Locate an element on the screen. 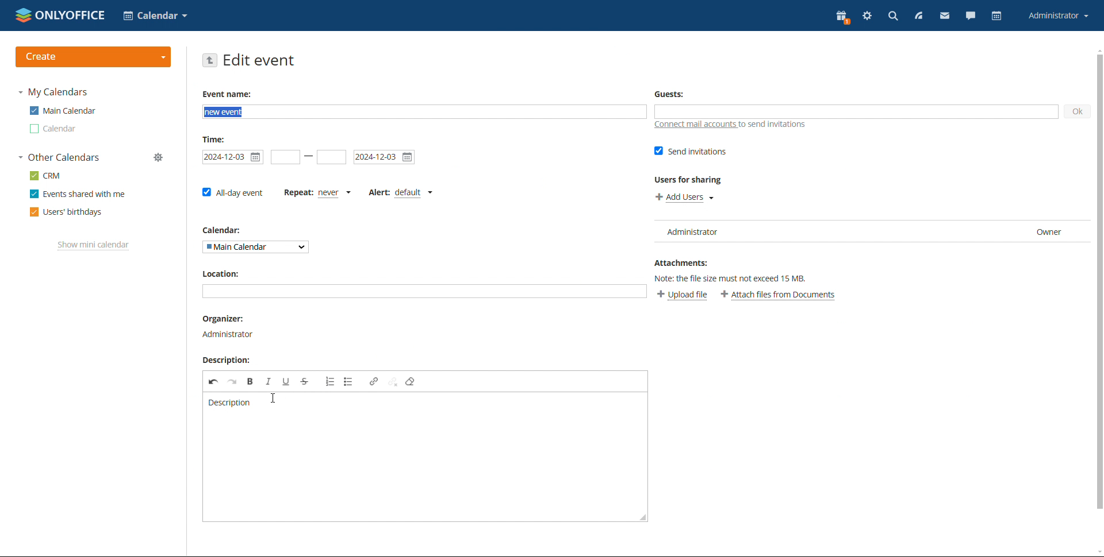 Image resolution: width=1104 pixels, height=557 pixels. space to edit description is located at coordinates (420, 462).